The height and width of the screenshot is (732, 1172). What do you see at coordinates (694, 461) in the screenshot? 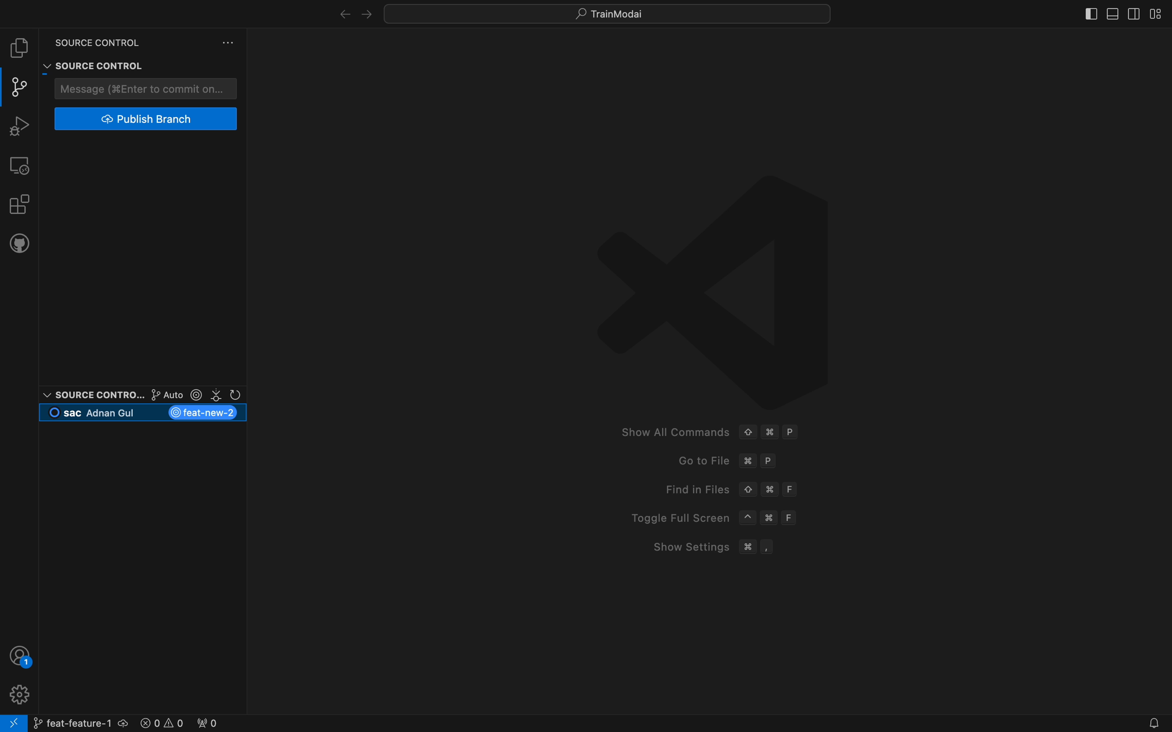
I see `Go to File` at bounding box center [694, 461].